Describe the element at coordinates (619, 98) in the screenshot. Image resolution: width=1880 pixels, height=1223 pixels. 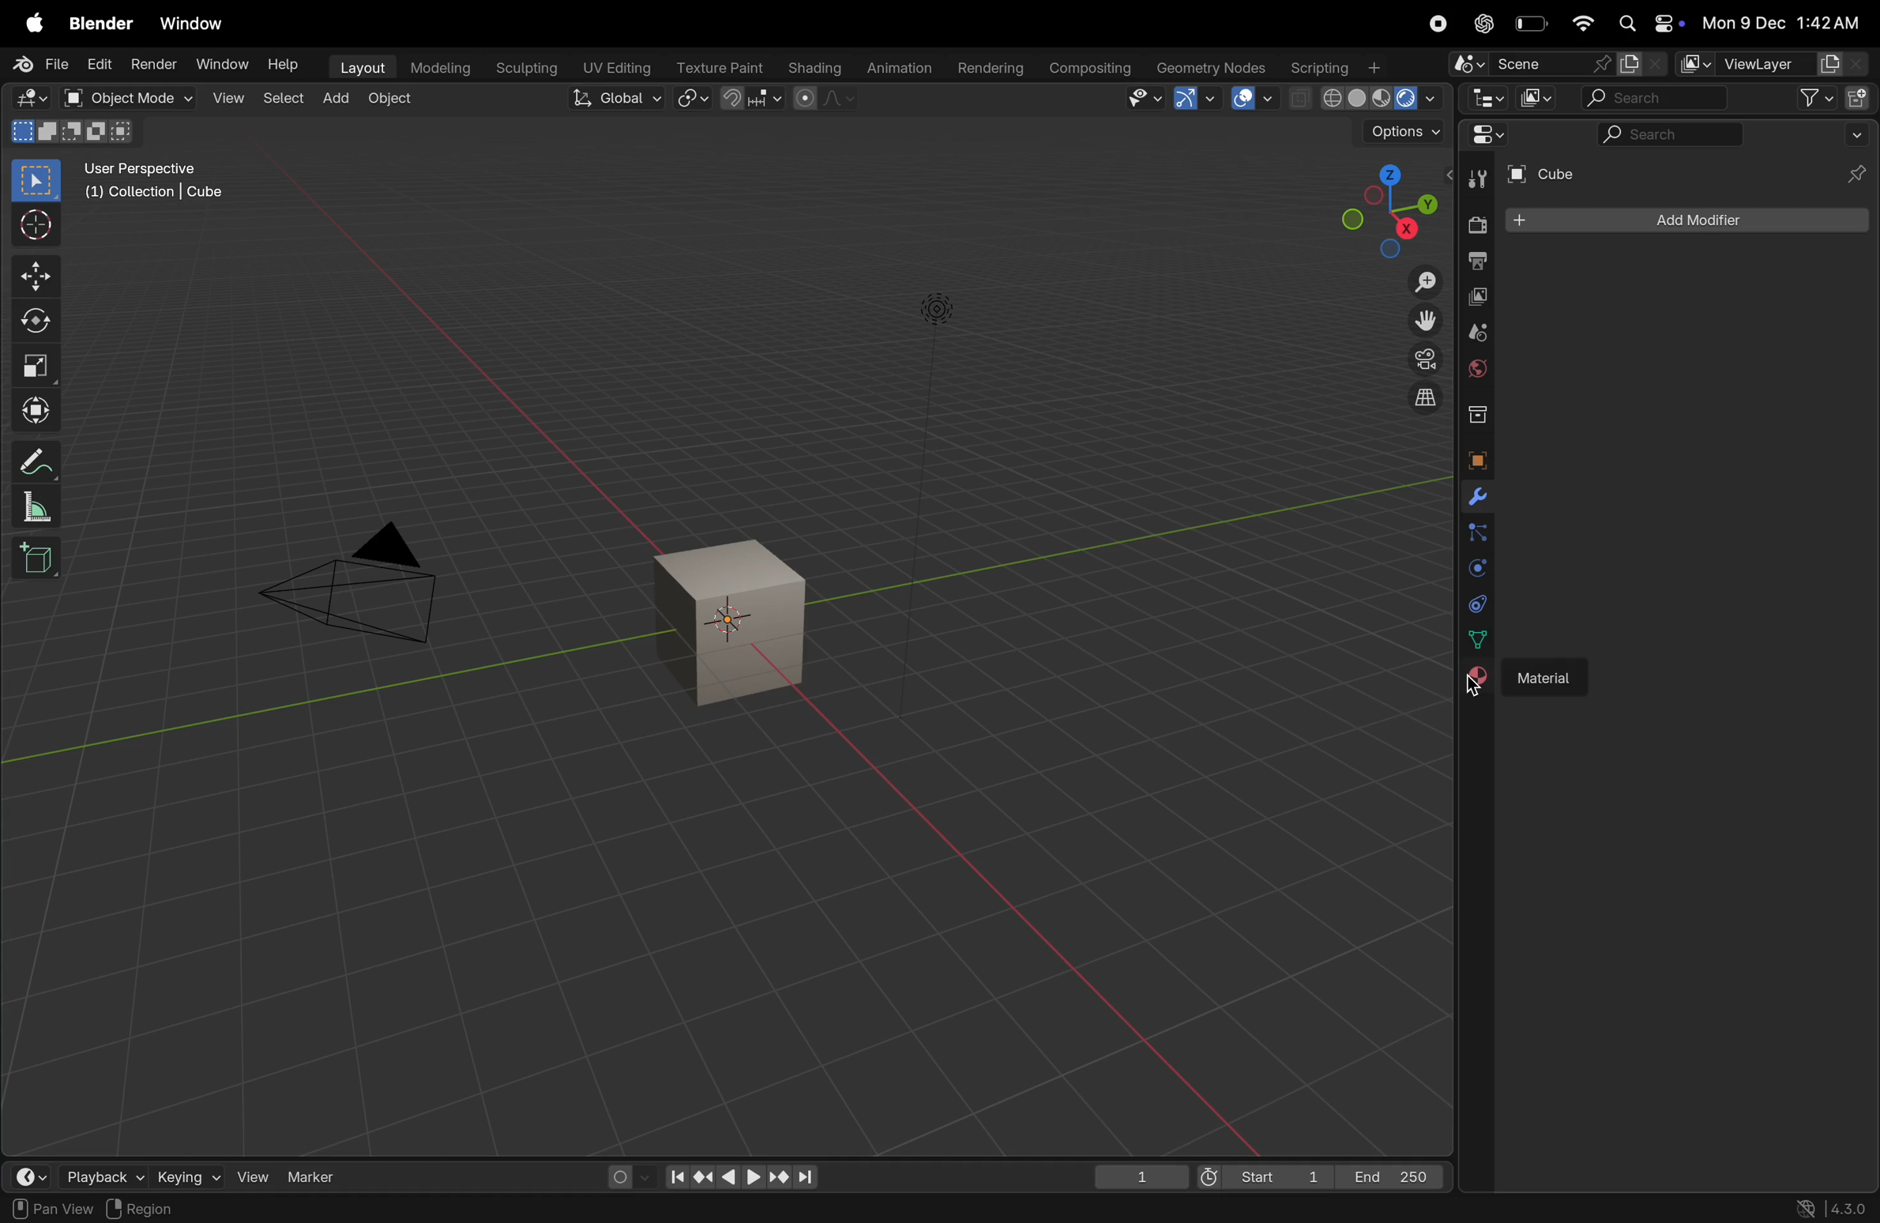
I see `Global` at that location.